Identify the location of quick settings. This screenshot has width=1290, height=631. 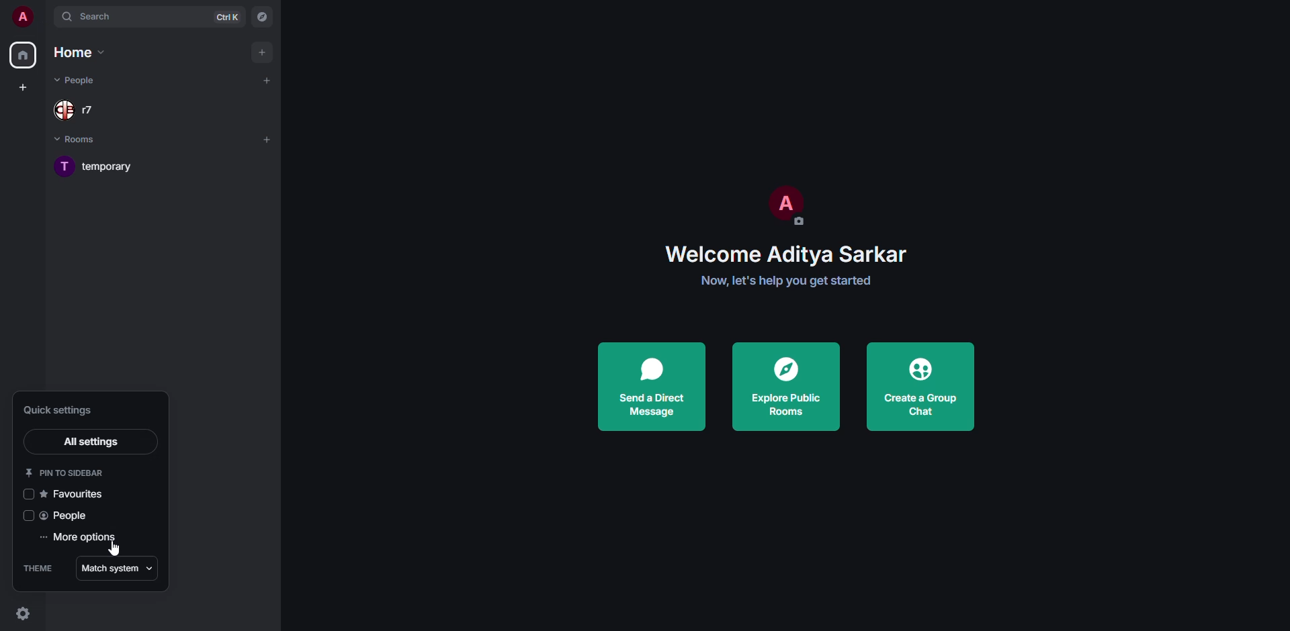
(23, 613).